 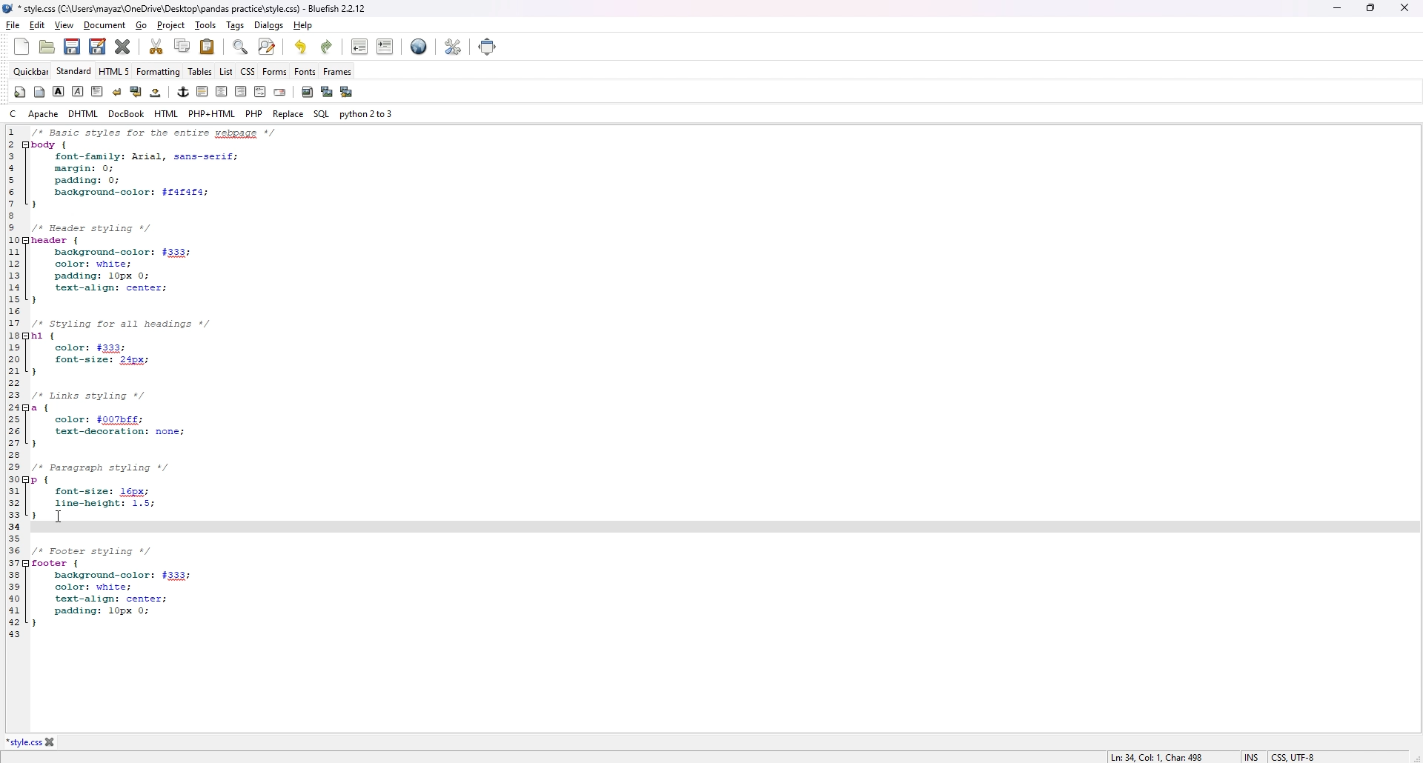 What do you see at coordinates (38, 24) in the screenshot?
I see `edit` at bounding box center [38, 24].